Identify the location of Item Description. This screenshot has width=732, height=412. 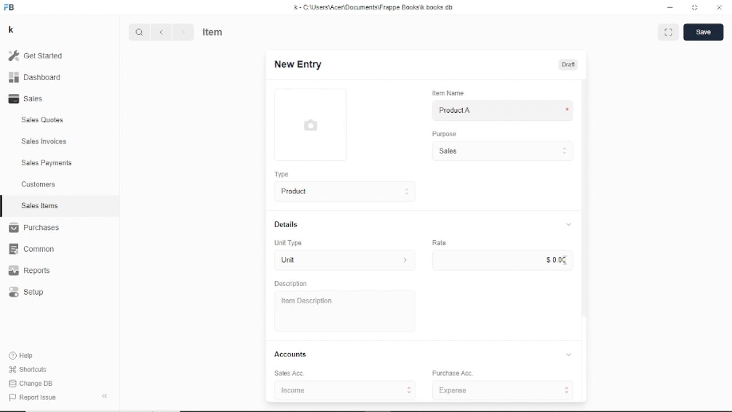
(304, 301).